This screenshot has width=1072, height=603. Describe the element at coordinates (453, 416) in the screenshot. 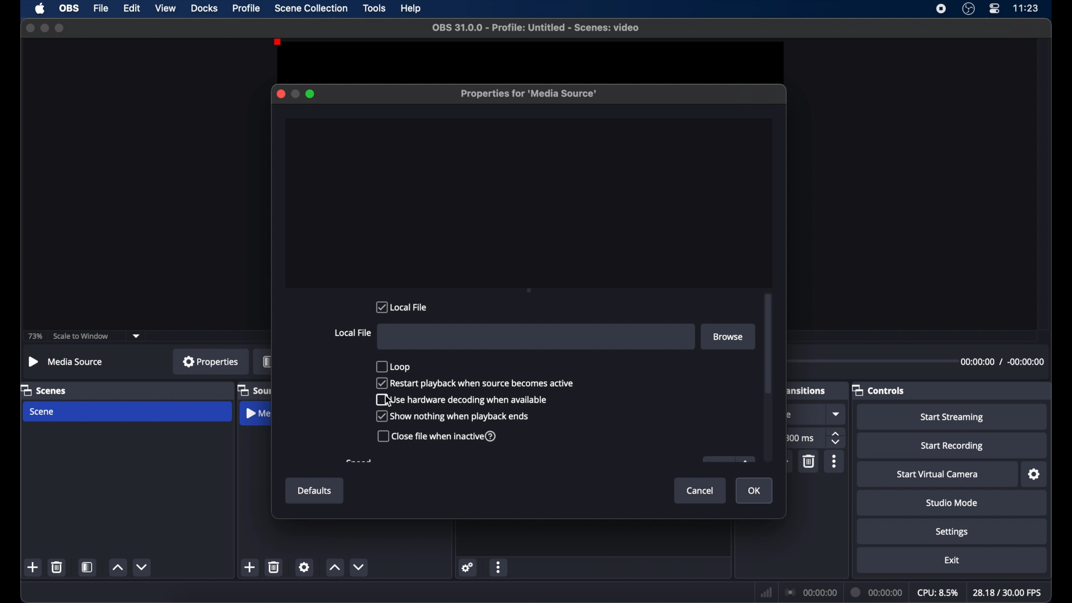

I see `show nothing when playback ends` at that location.